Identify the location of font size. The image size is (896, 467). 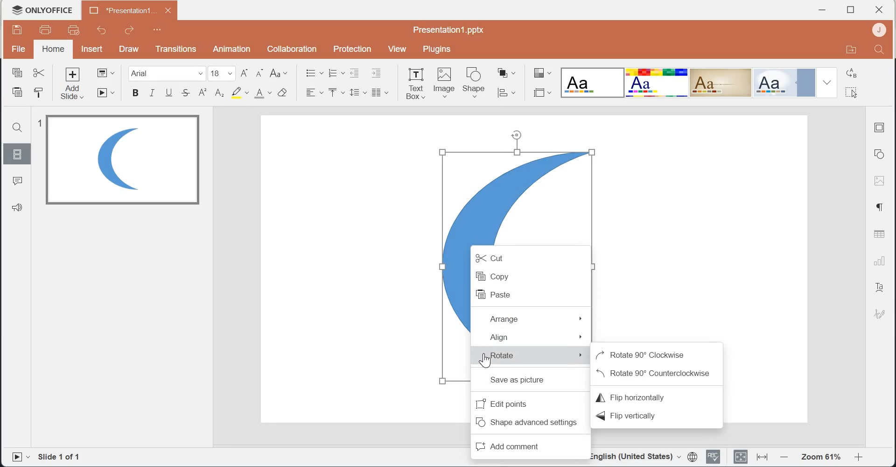
(223, 74).